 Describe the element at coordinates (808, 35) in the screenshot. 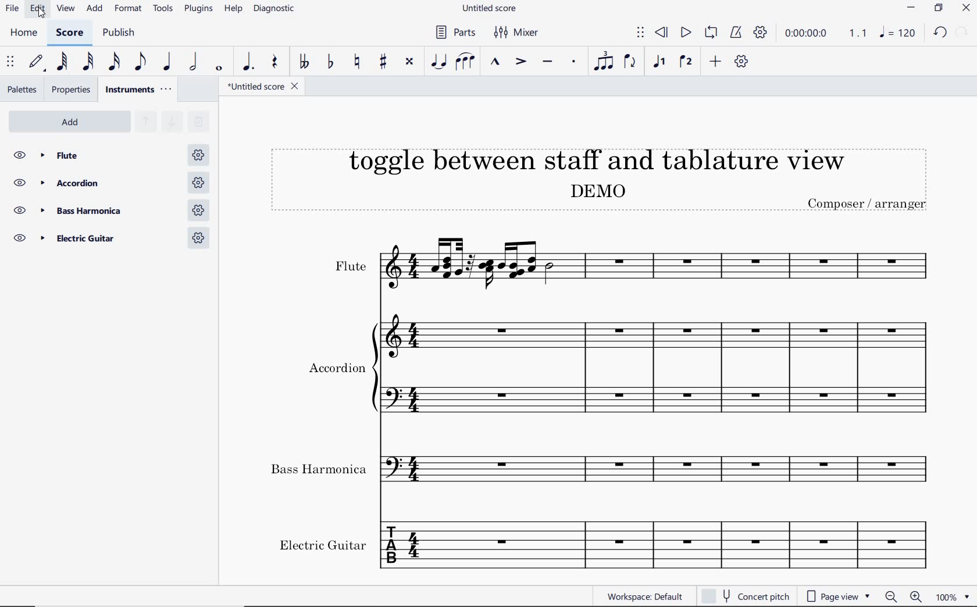

I see `playback time` at that location.